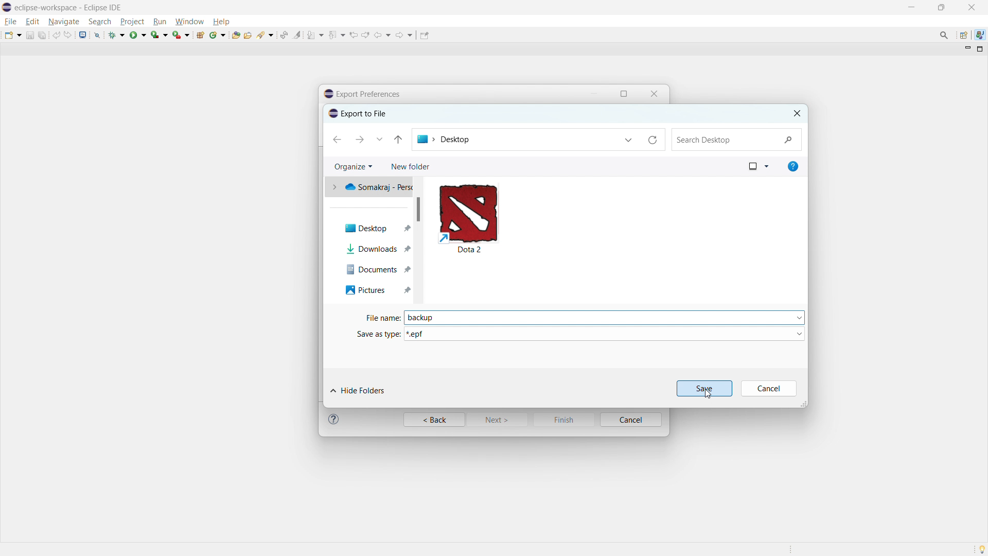 This screenshot has height=556, width=988. I want to click on new java class, so click(218, 35).